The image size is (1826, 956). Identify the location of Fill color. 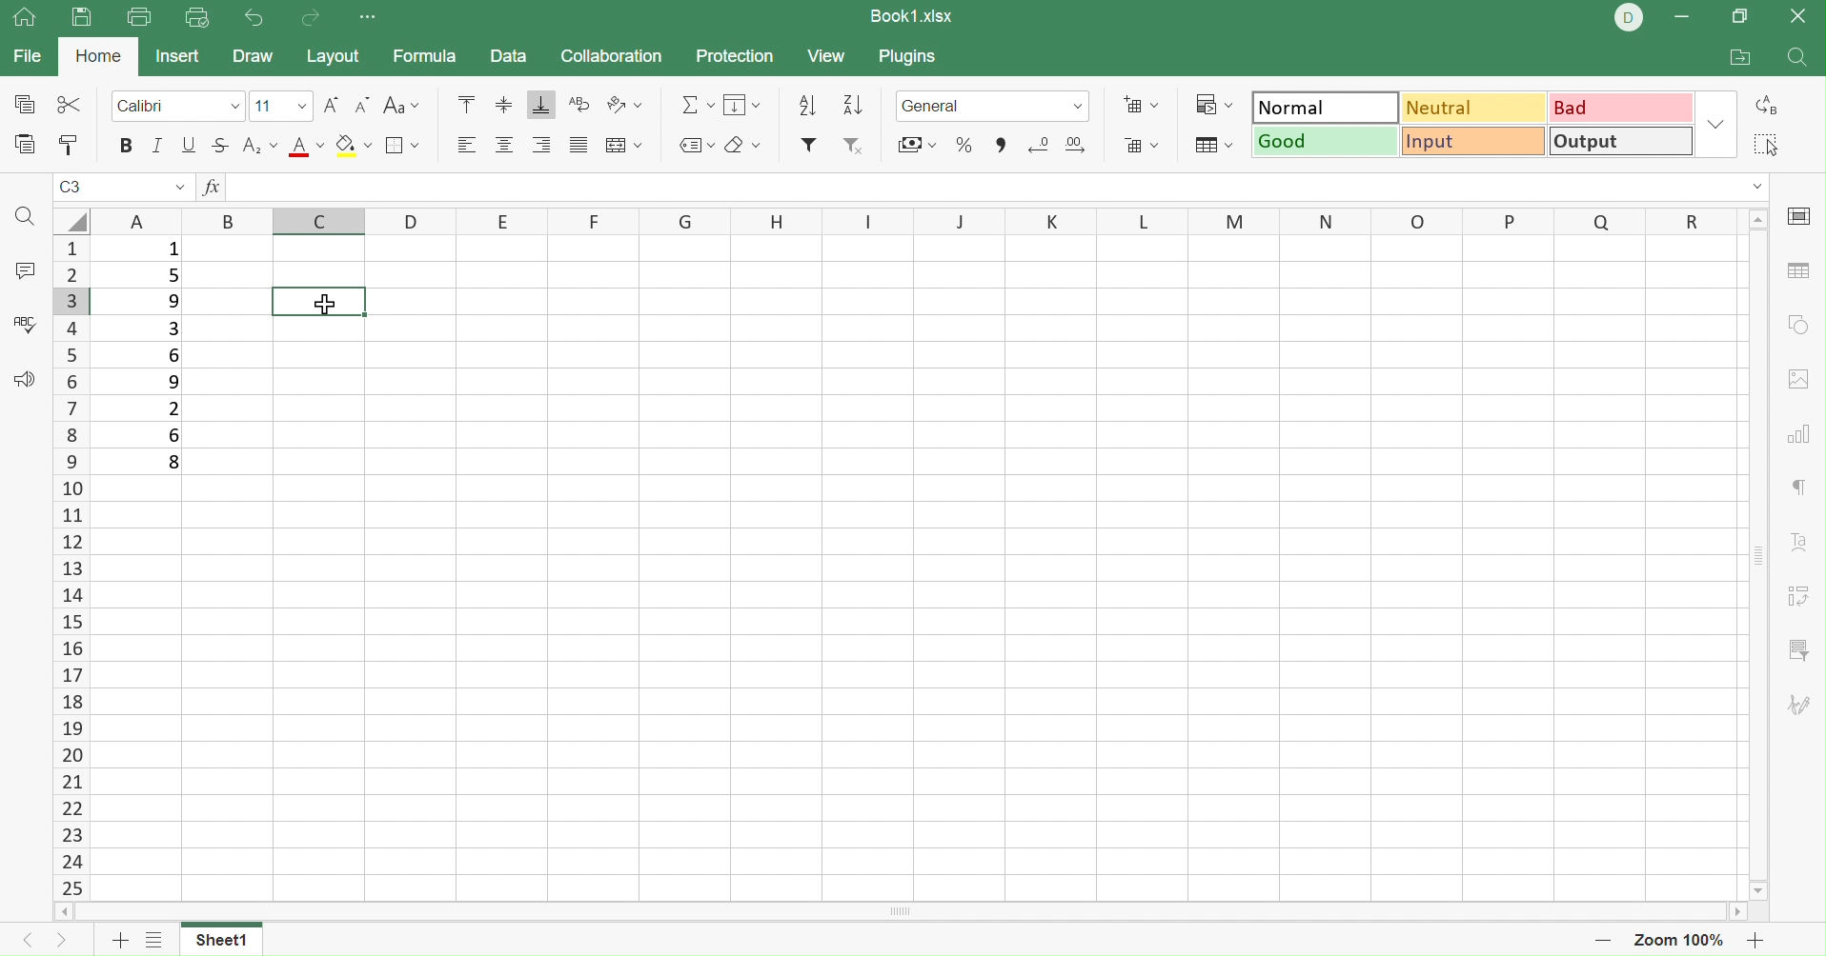
(352, 144).